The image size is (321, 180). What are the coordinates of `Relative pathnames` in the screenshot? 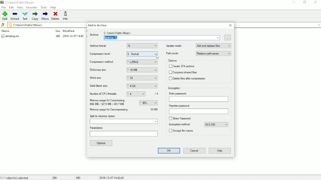 It's located at (214, 53).